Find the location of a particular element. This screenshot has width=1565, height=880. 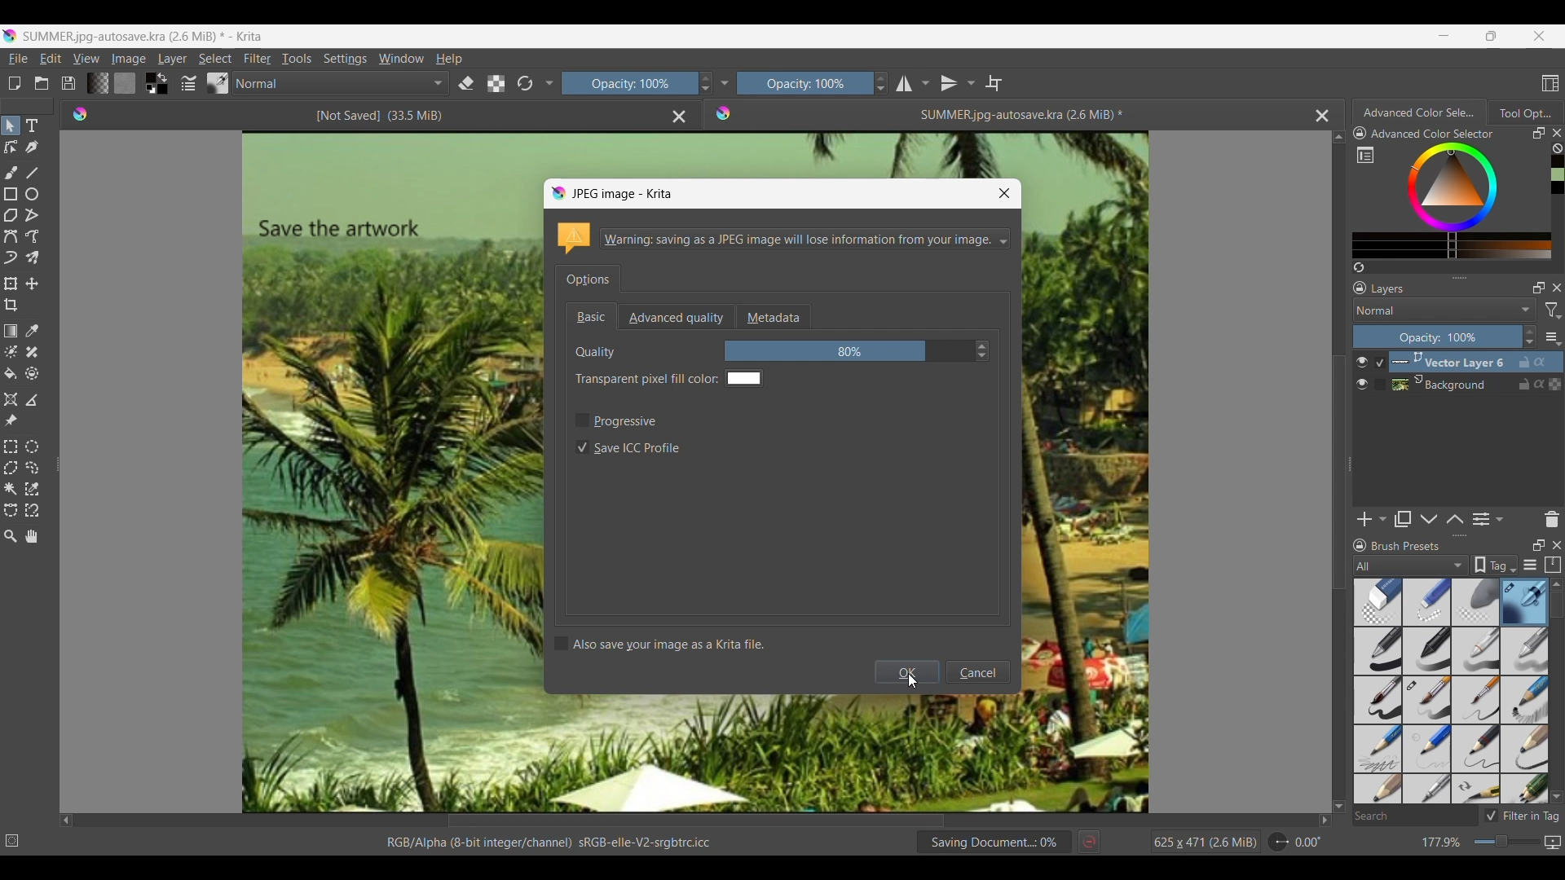

Choose brush preset is located at coordinates (217, 82).